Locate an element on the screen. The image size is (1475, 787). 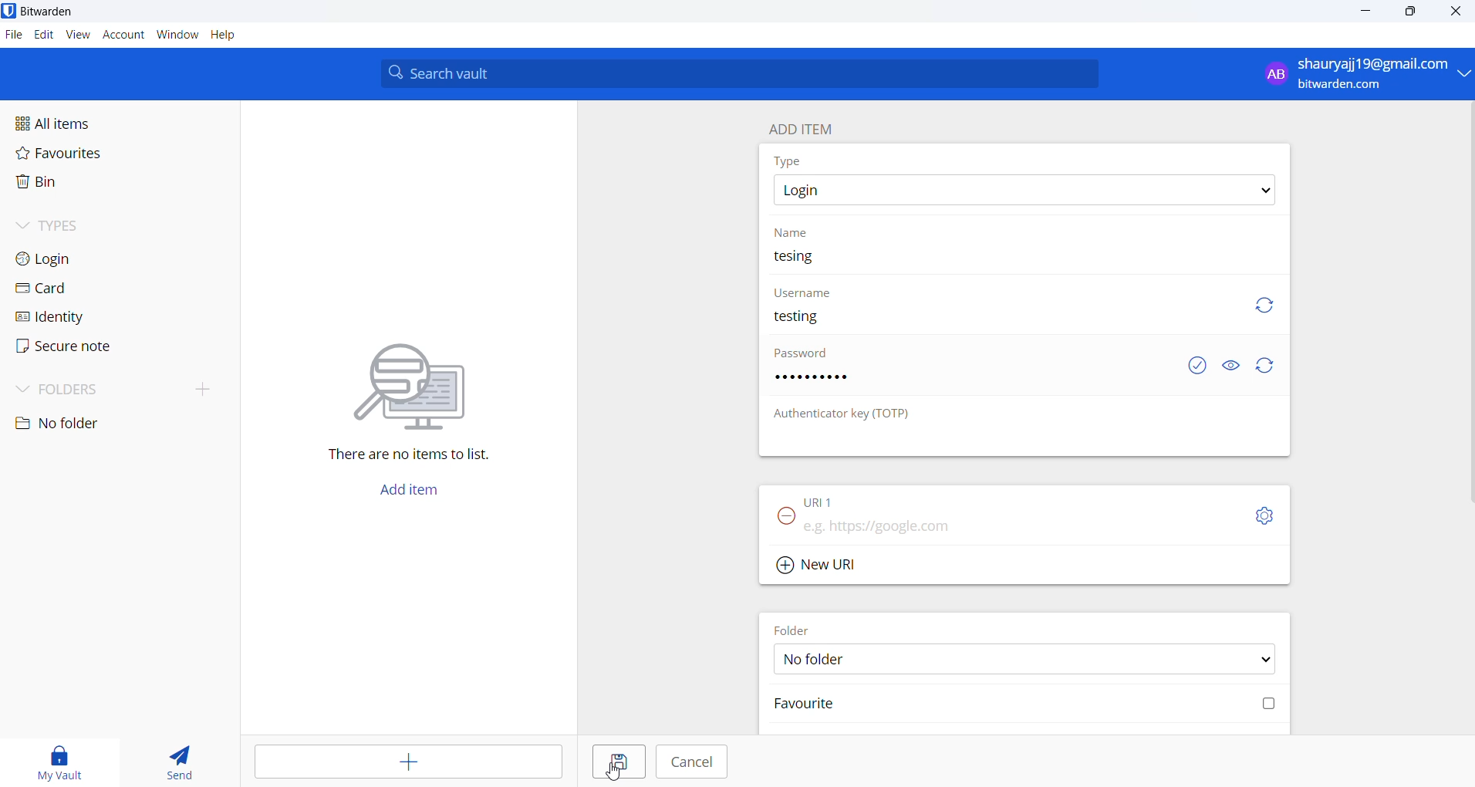
URL settings is located at coordinates (1267, 517).